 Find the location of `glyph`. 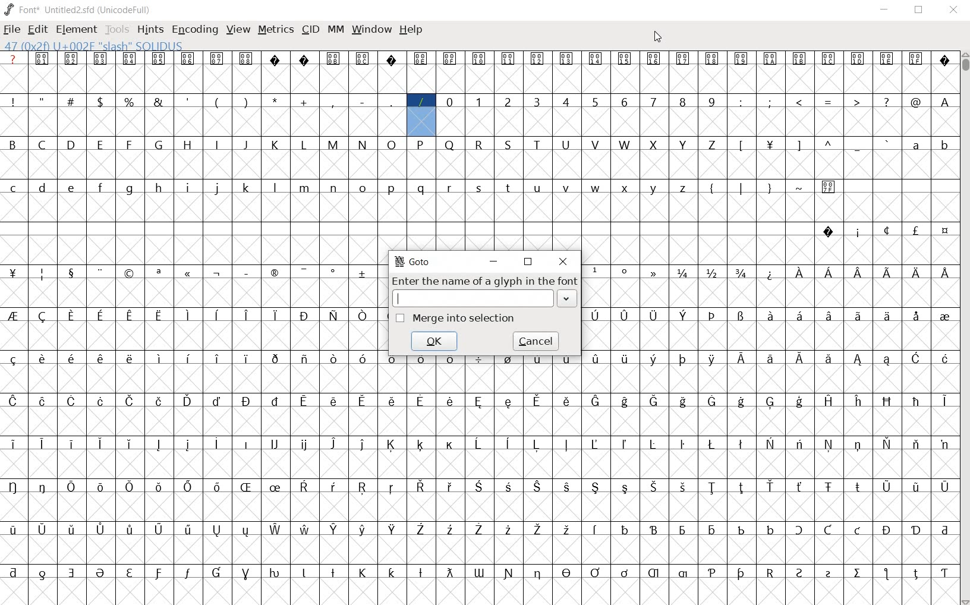

glyph is located at coordinates (391, 189).